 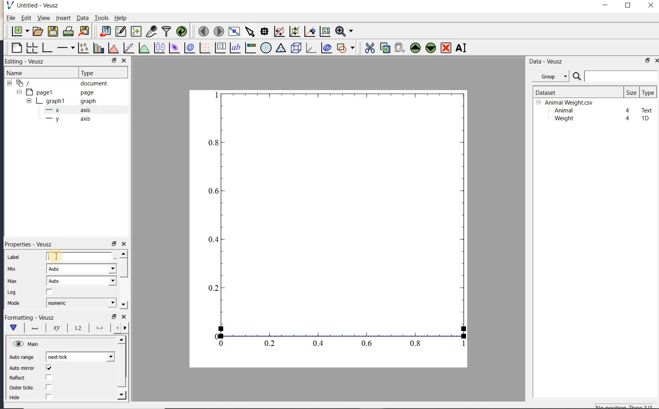 I want to click on axis line, so click(x=33, y=328).